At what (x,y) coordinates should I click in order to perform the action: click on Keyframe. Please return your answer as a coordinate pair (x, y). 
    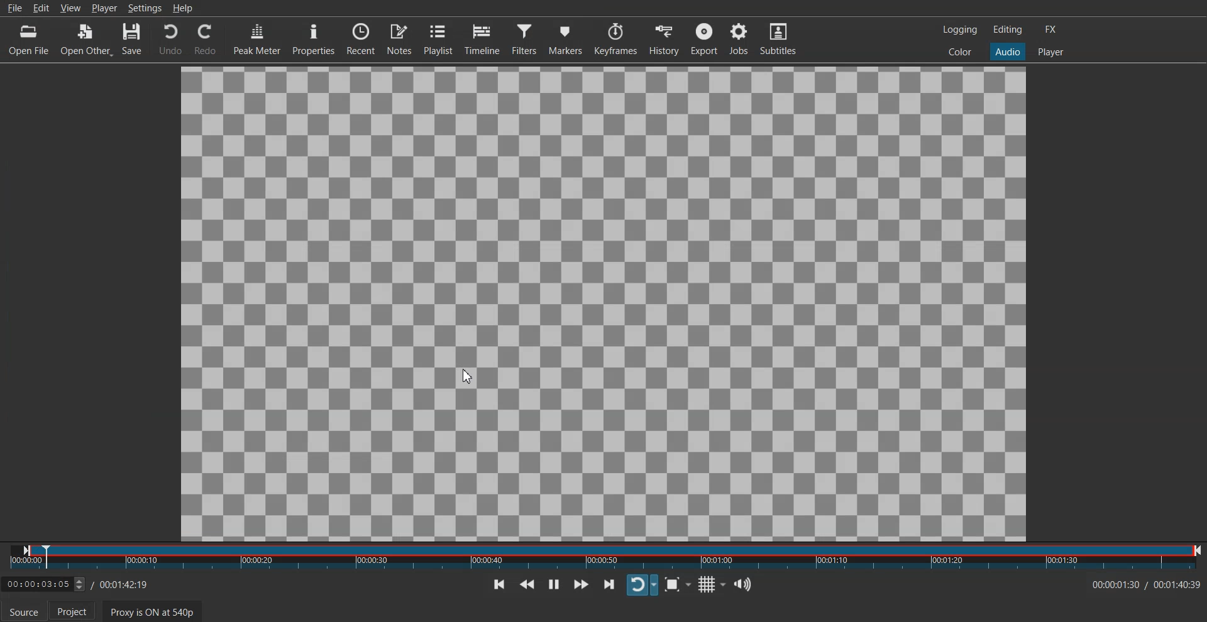
    Looking at the image, I should click on (615, 39).